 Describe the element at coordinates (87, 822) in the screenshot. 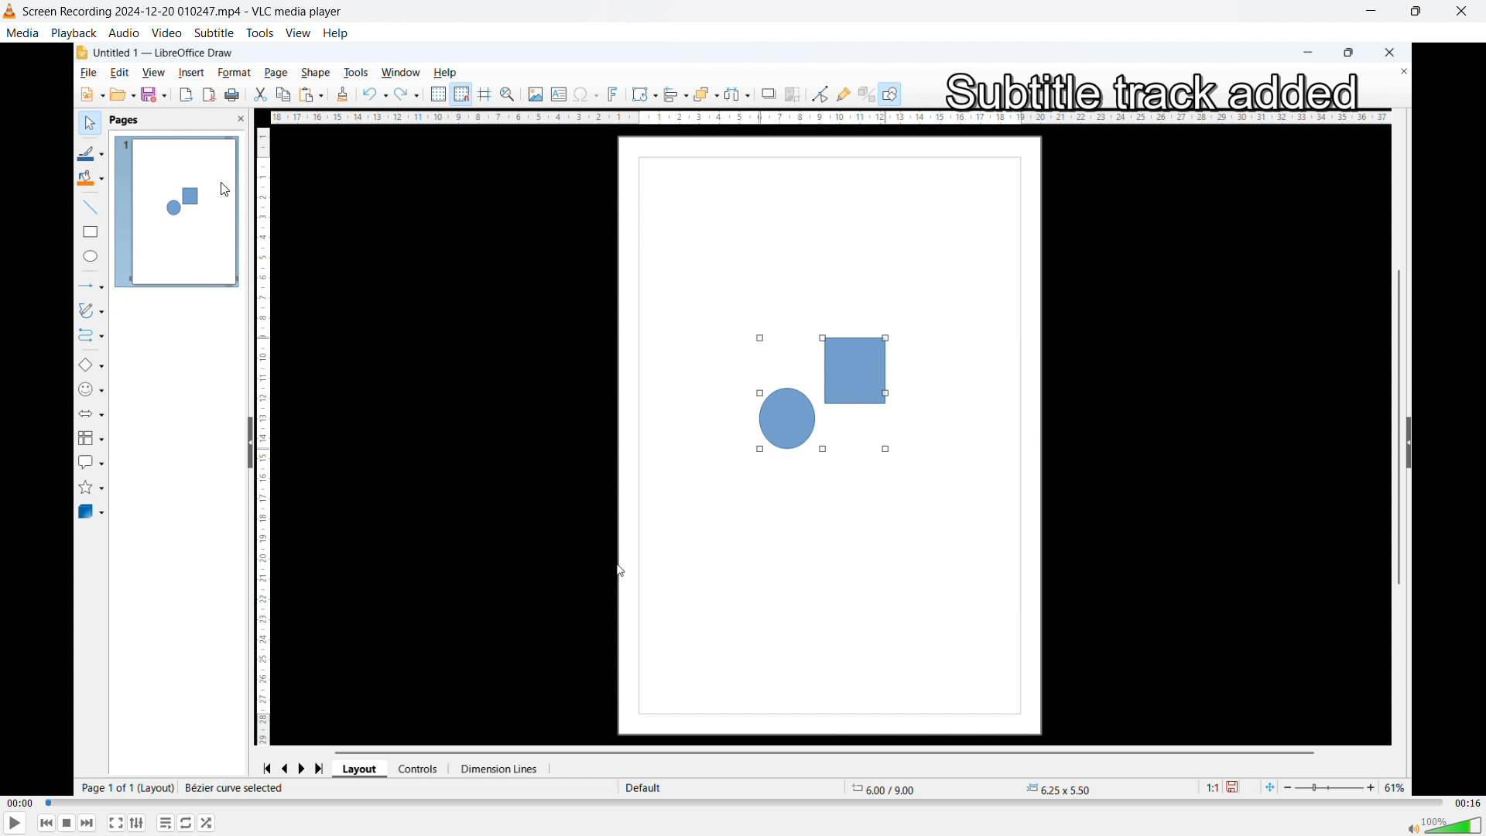

I see `Forward or next media ` at that location.